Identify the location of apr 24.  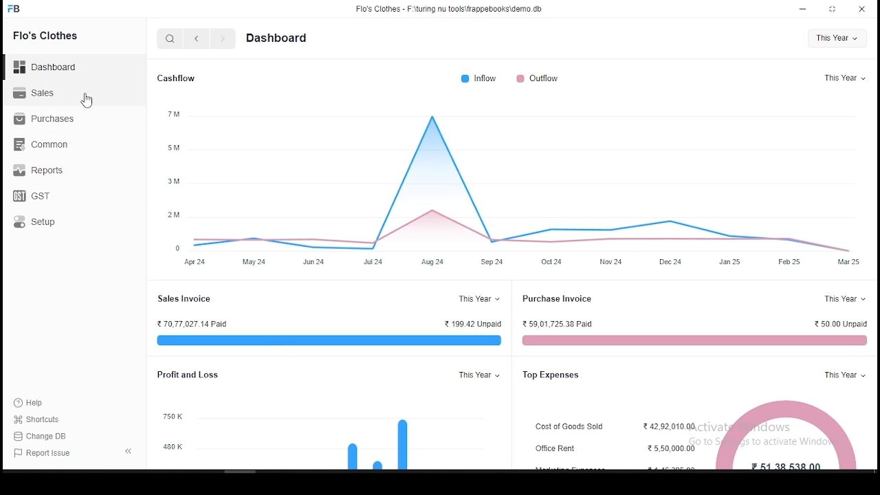
(190, 263).